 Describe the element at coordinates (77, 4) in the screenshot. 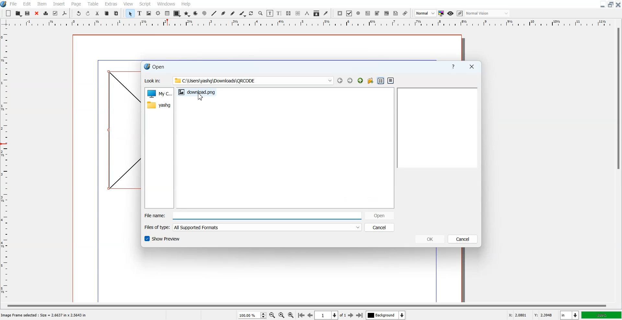

I see `Page` at that location.